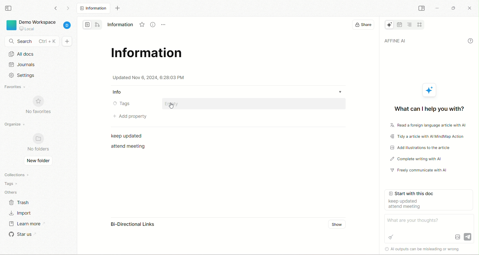 This screenshot has height=255, width=479. Describe the element at coordinates (11, 26) in the screenshot. I see `logo` at that location.